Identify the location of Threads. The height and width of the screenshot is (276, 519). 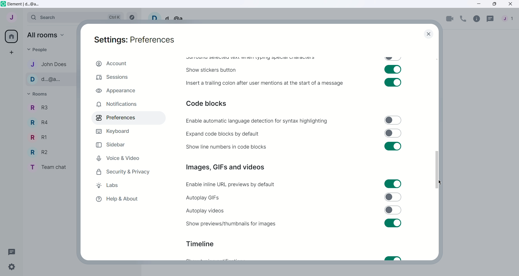
(491, 19).